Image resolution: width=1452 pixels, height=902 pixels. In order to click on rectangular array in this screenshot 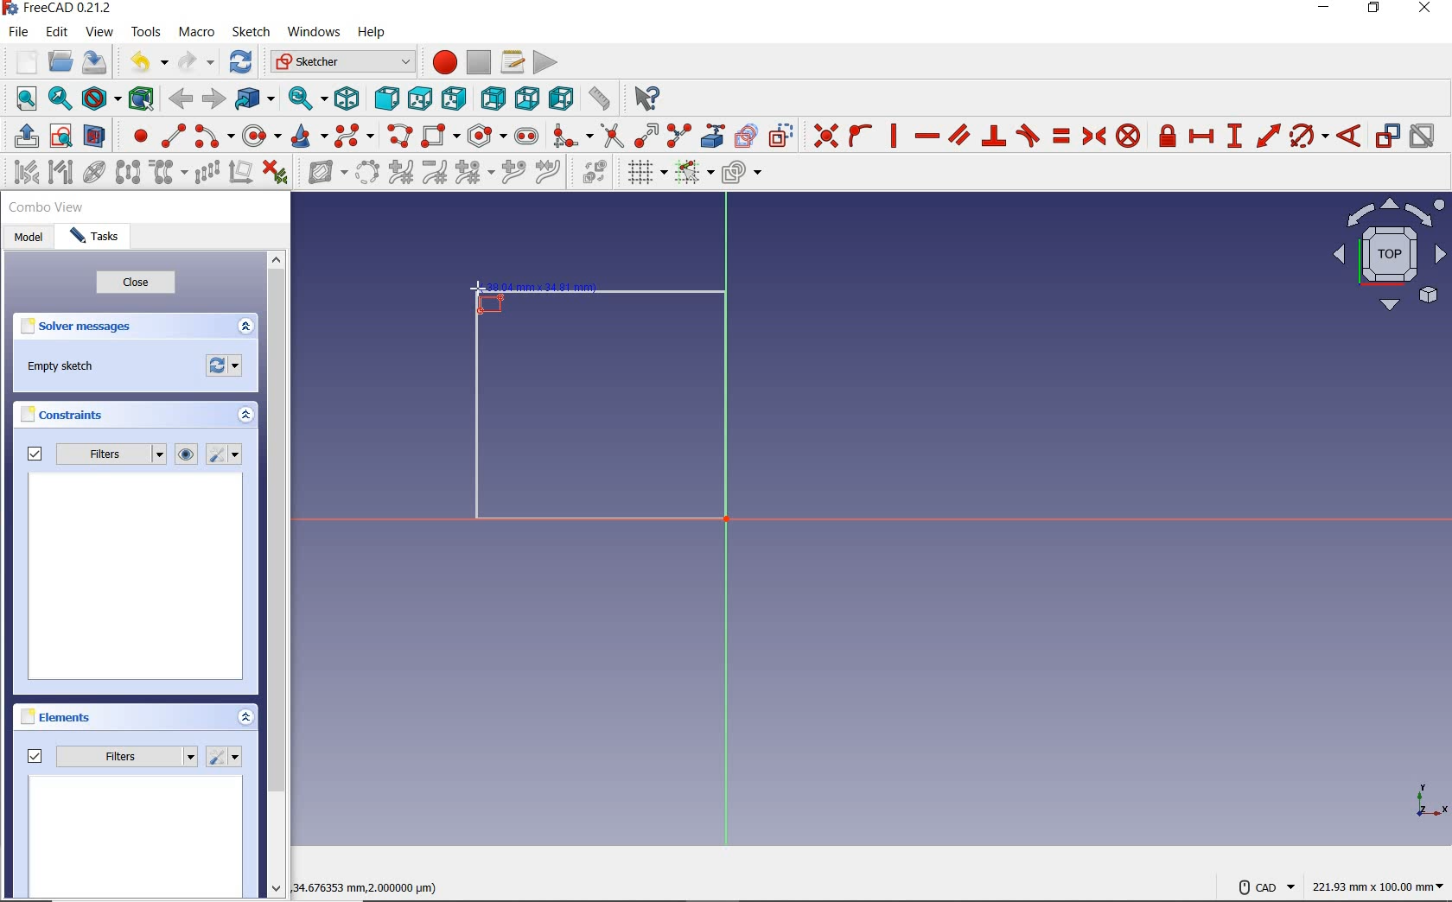, I will do `click(207, 173)`.